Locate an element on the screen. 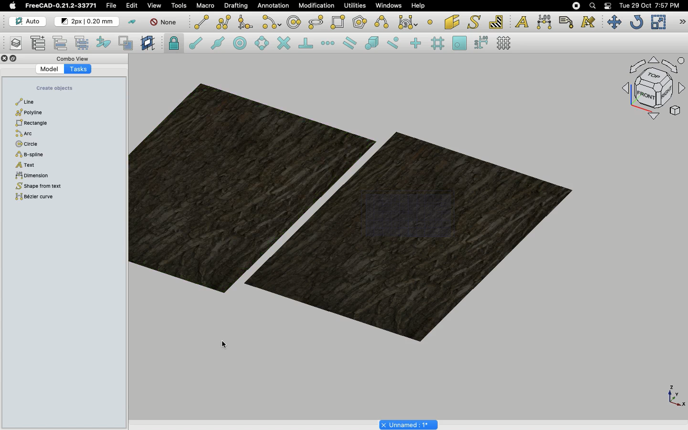  Snap grid is located at coordinates (439, 43).